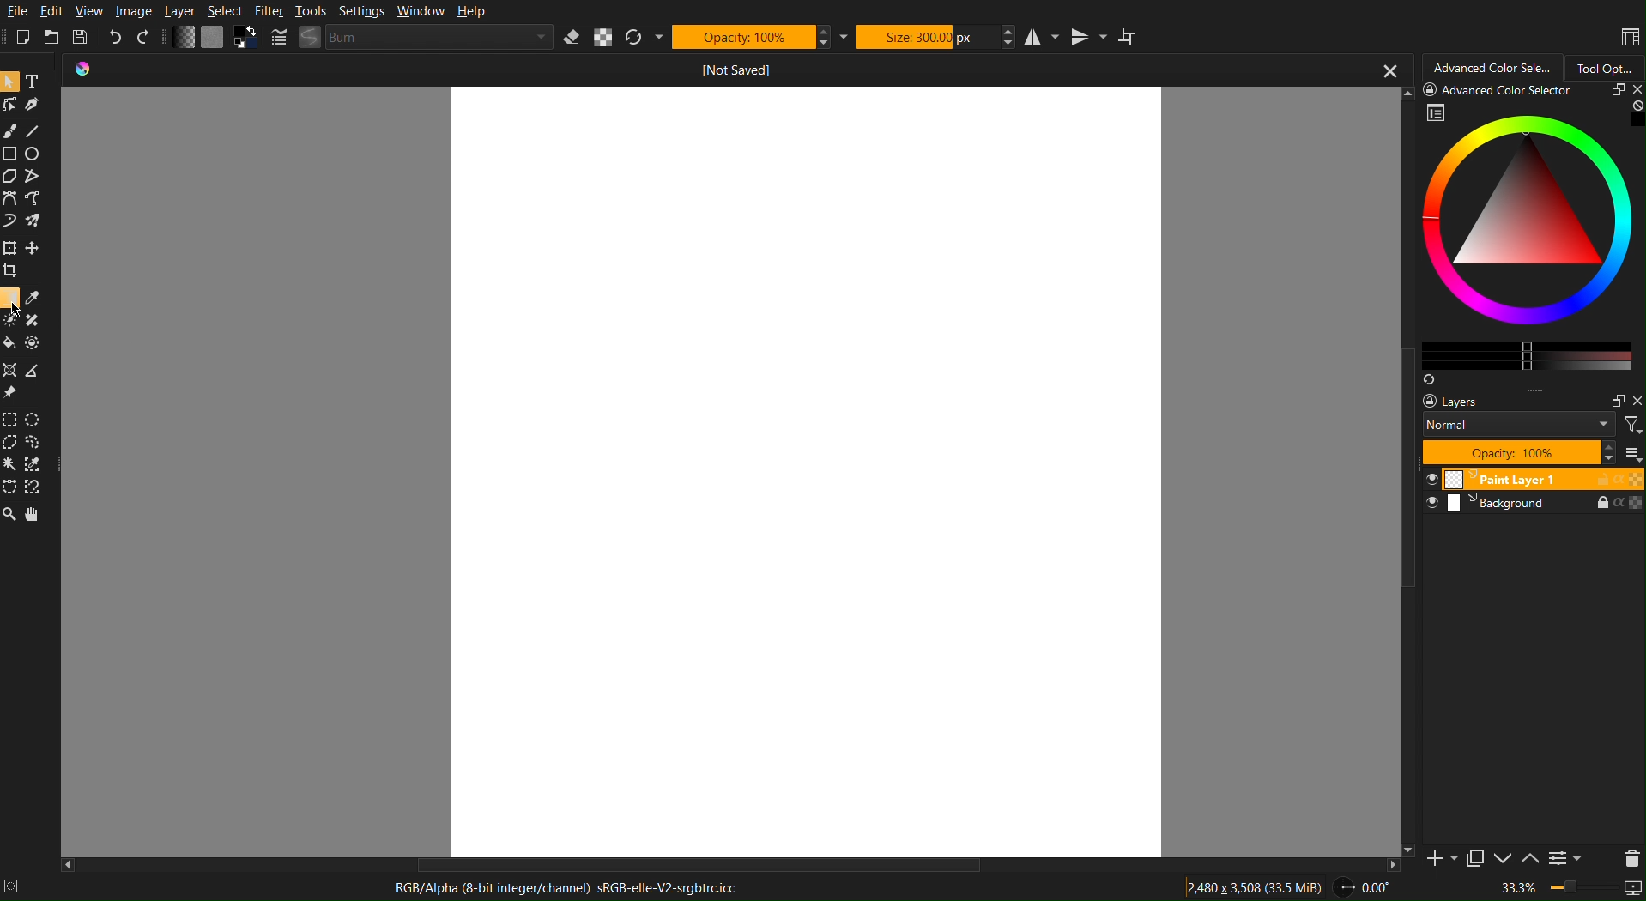  What do you see at coordinates (36, 105) in the screenshot?
I see `Pen` at bounding box center [36, 105].